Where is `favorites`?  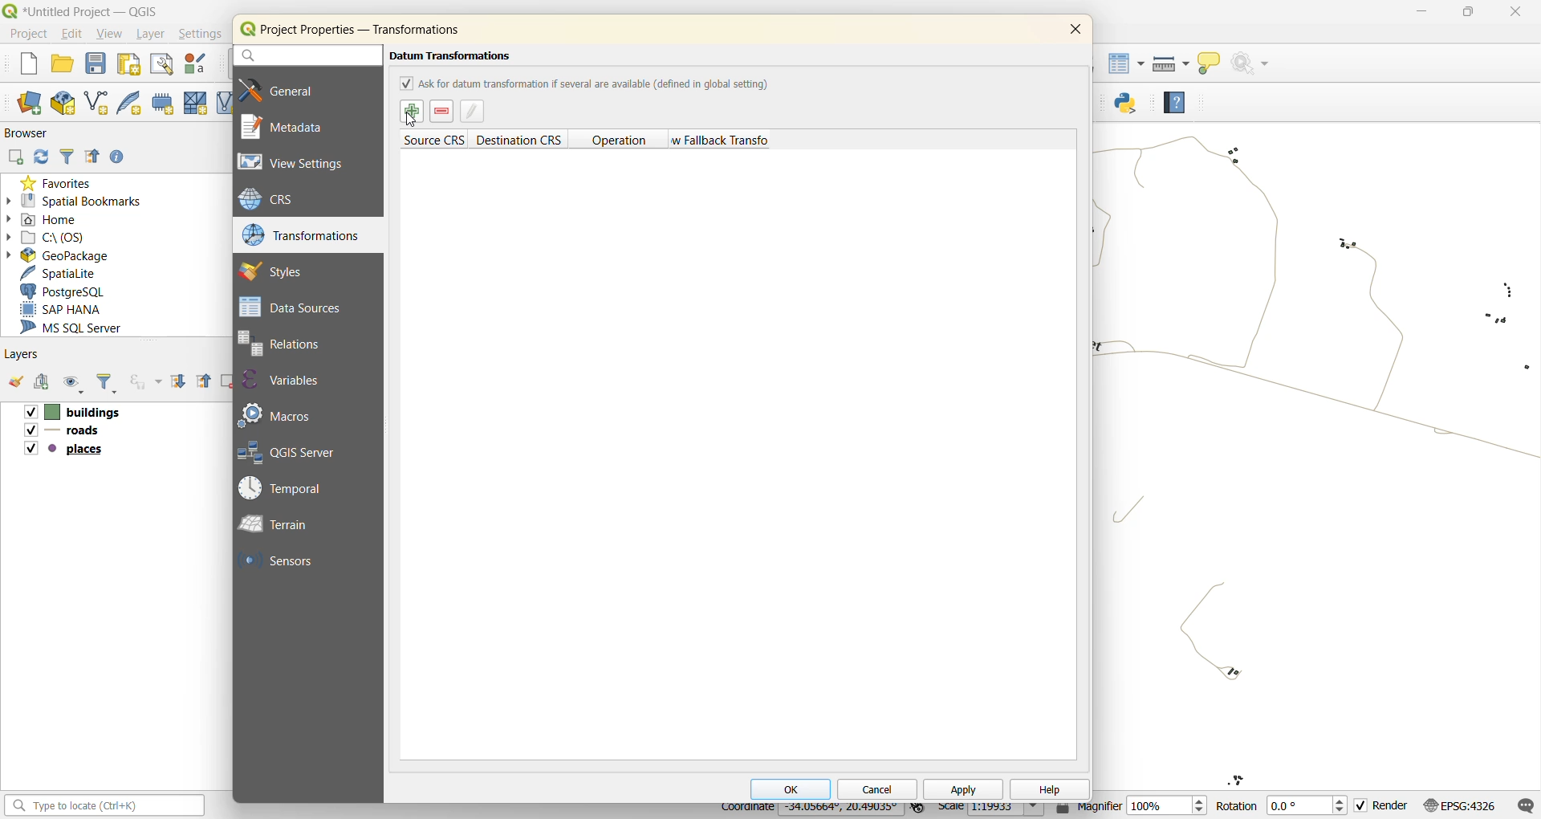
favorites is located at coordinates (59, 182).